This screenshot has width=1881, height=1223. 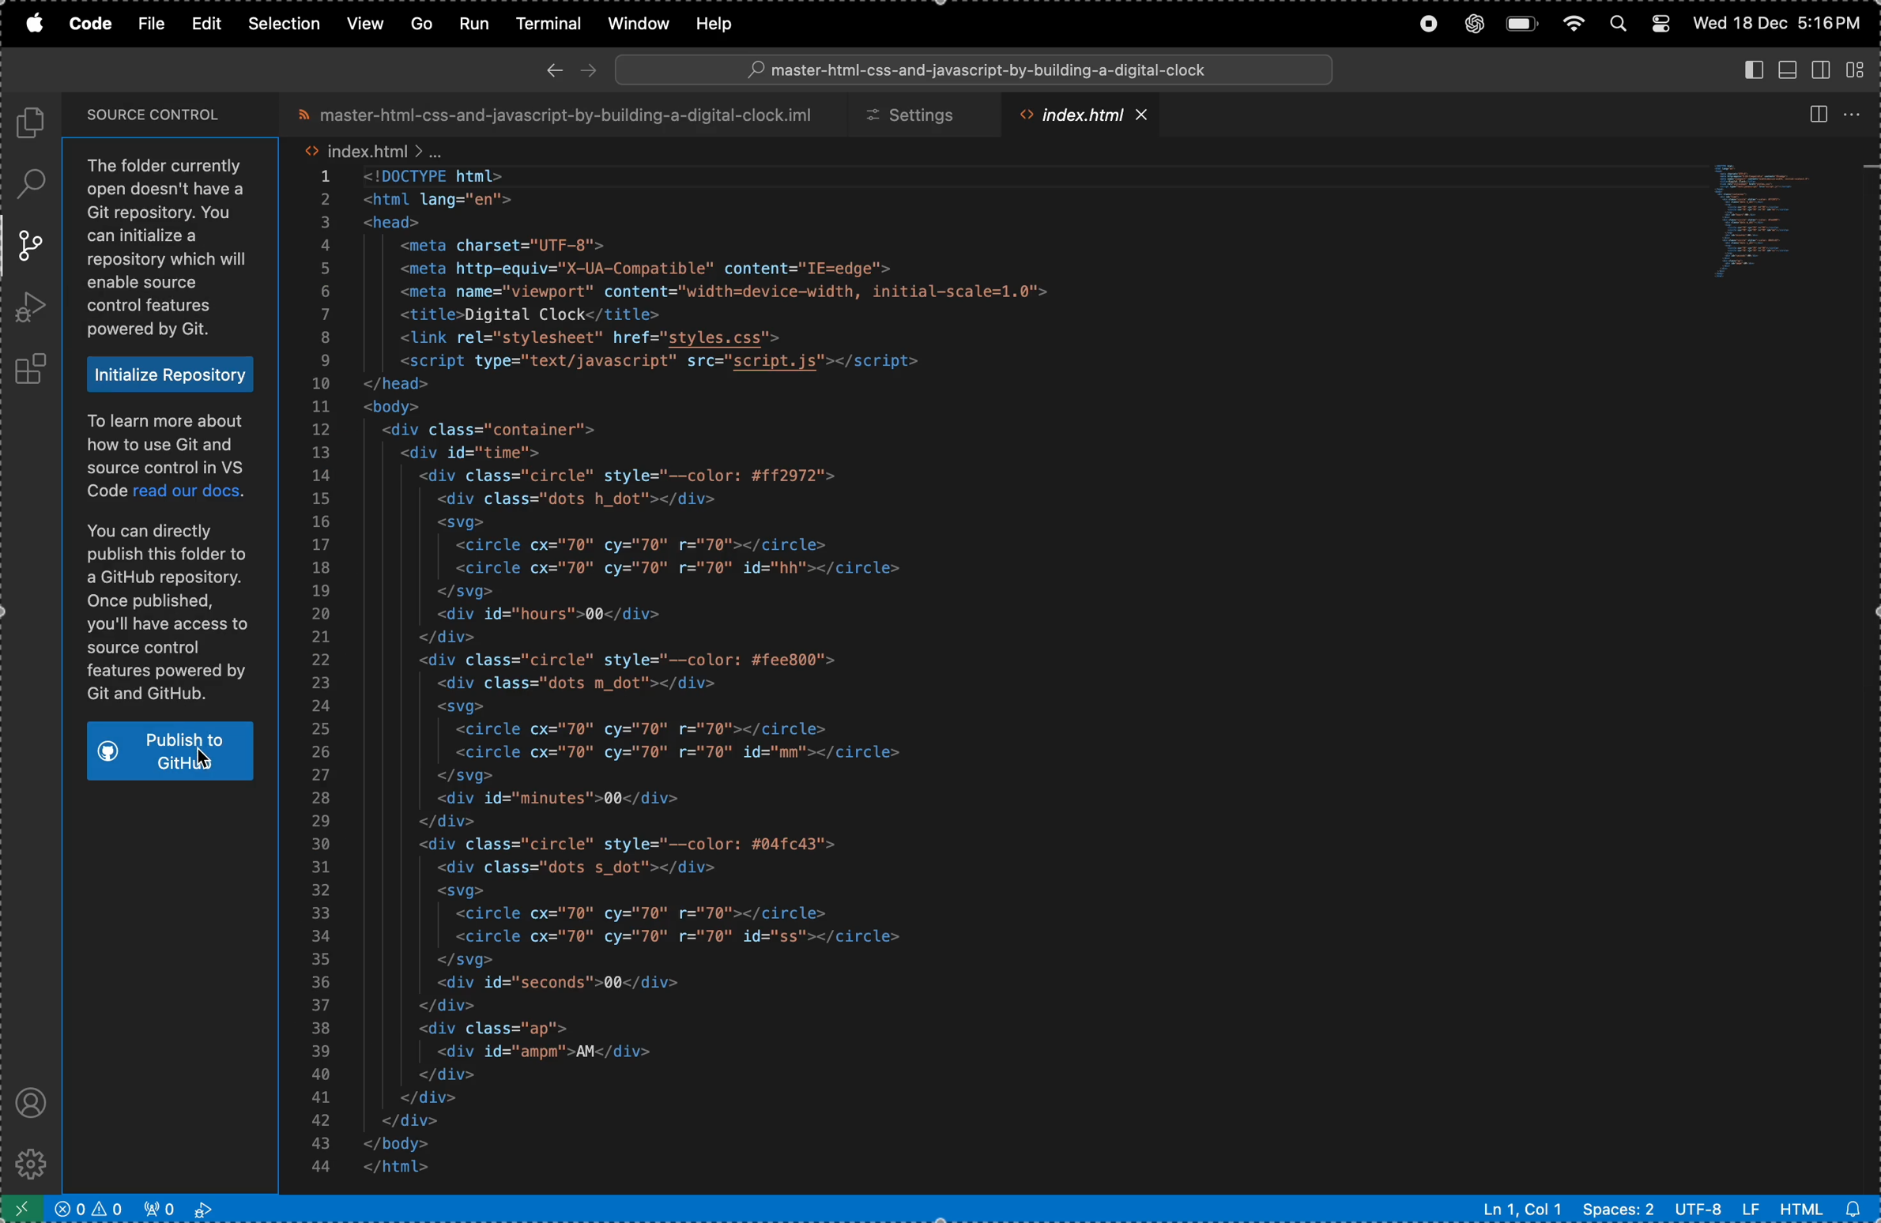 What do you see at coordinates (1620, 1210) in the screenshot?
I see `spaces 2` at bounding box center [1620, 1210].